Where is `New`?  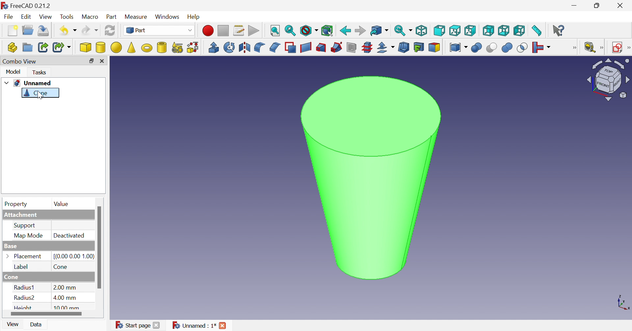 New is located at coordinates (11, 31).